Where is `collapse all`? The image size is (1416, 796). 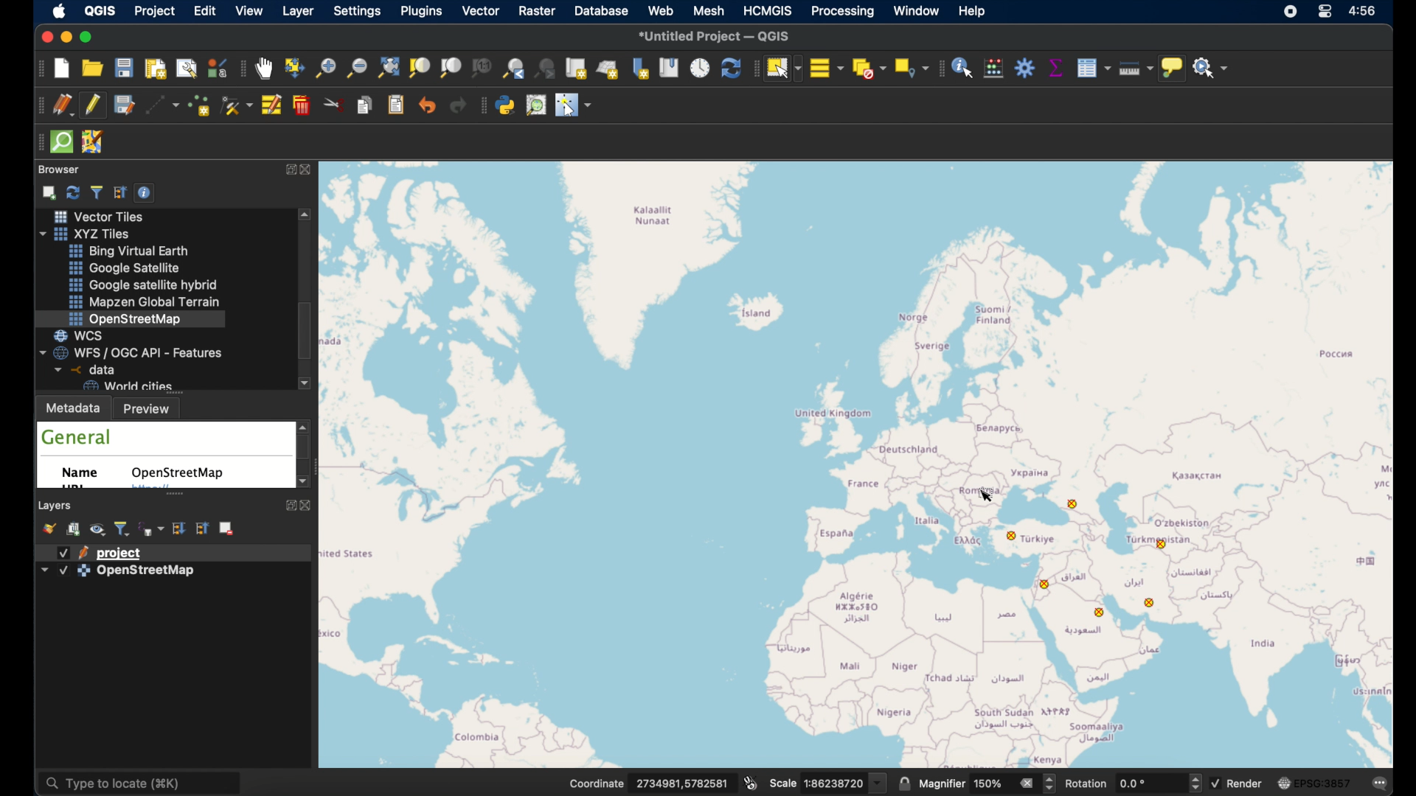 collapse all is located at coordinates (201, 528).